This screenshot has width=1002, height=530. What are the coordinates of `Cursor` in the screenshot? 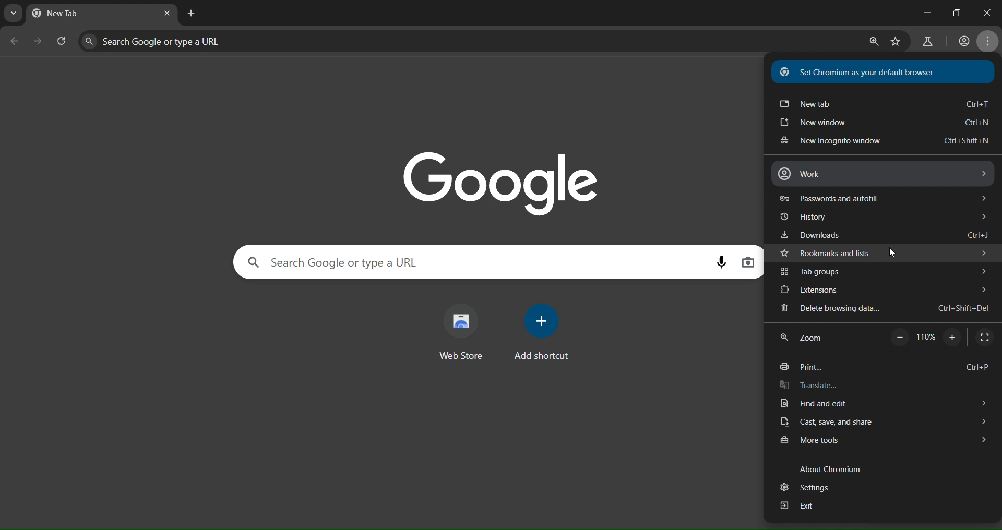 It's located at (893, 254).